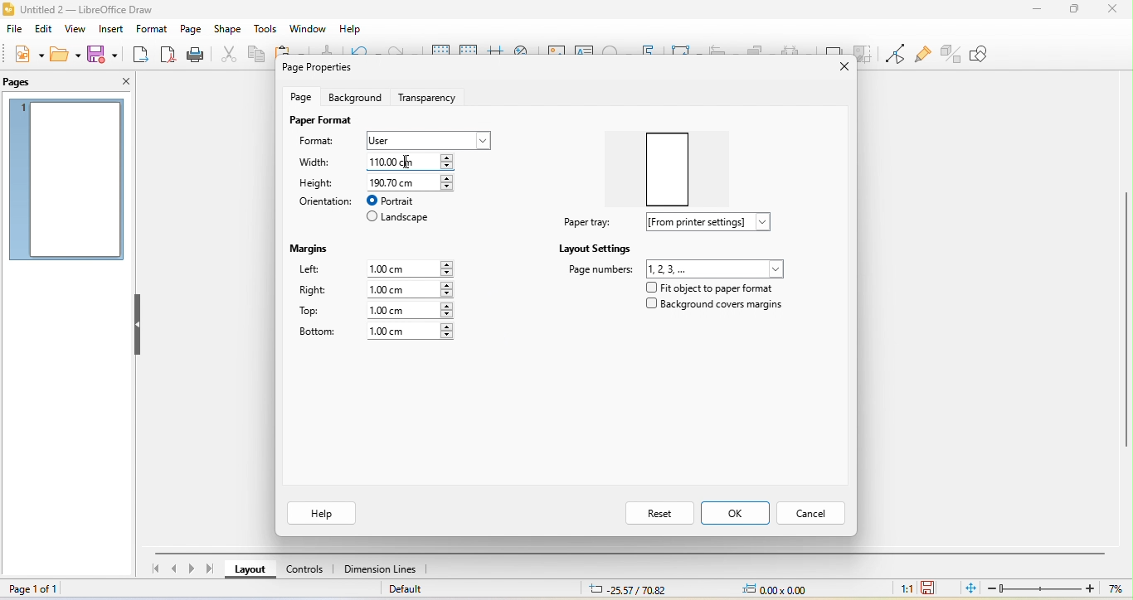 The image size is (1133, 600). I want to click on cut, so click(226, 54).